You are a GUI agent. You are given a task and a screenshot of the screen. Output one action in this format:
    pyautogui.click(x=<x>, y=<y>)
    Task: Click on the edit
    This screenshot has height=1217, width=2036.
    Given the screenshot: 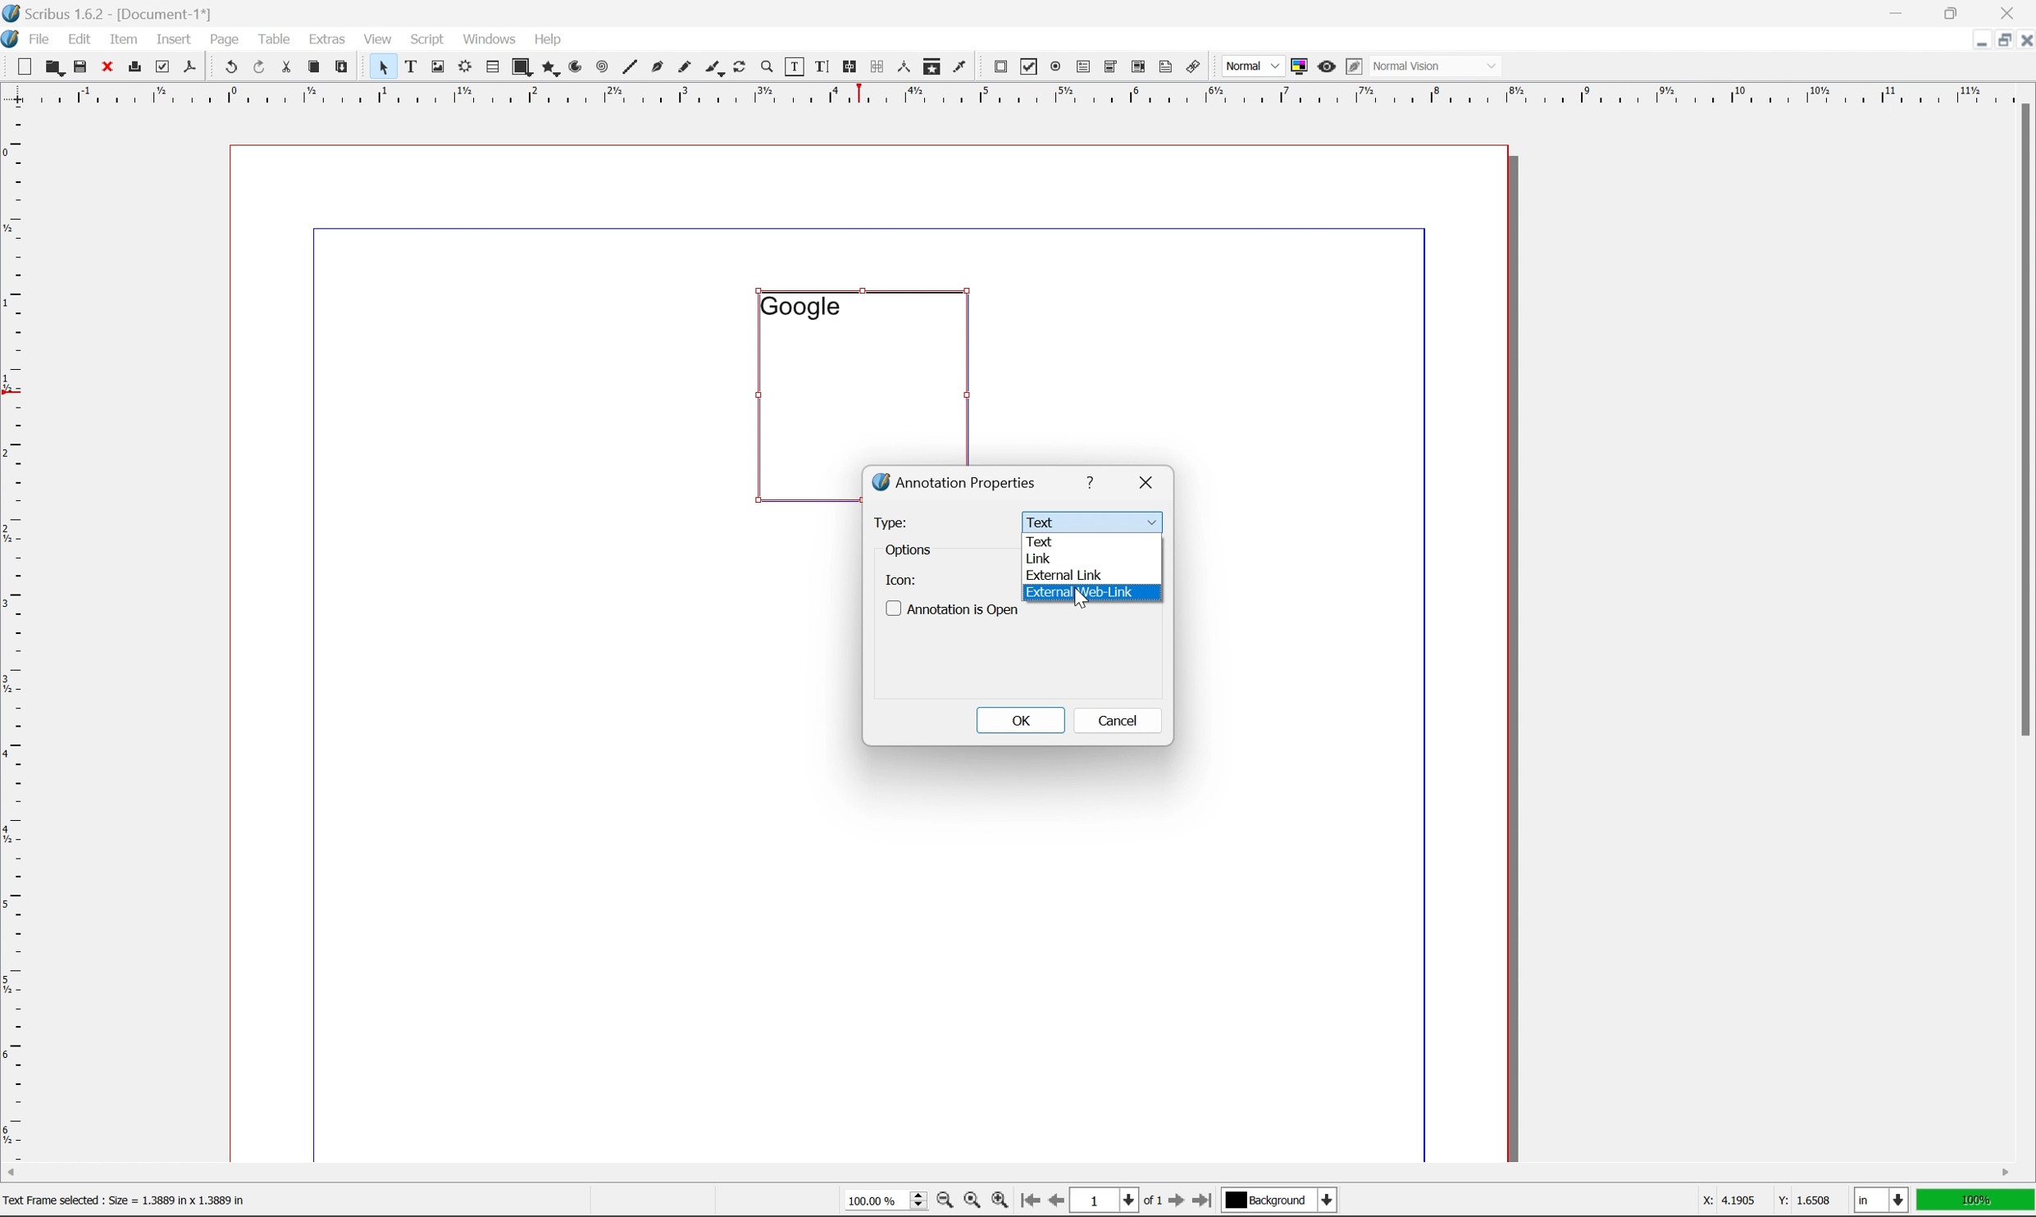 What is the action you would take?
    pyautogui.click(x=82, y=39)
    